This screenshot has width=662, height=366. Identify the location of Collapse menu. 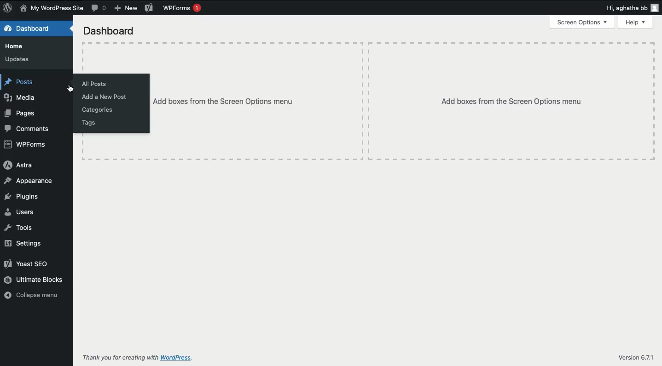
(33, 295).